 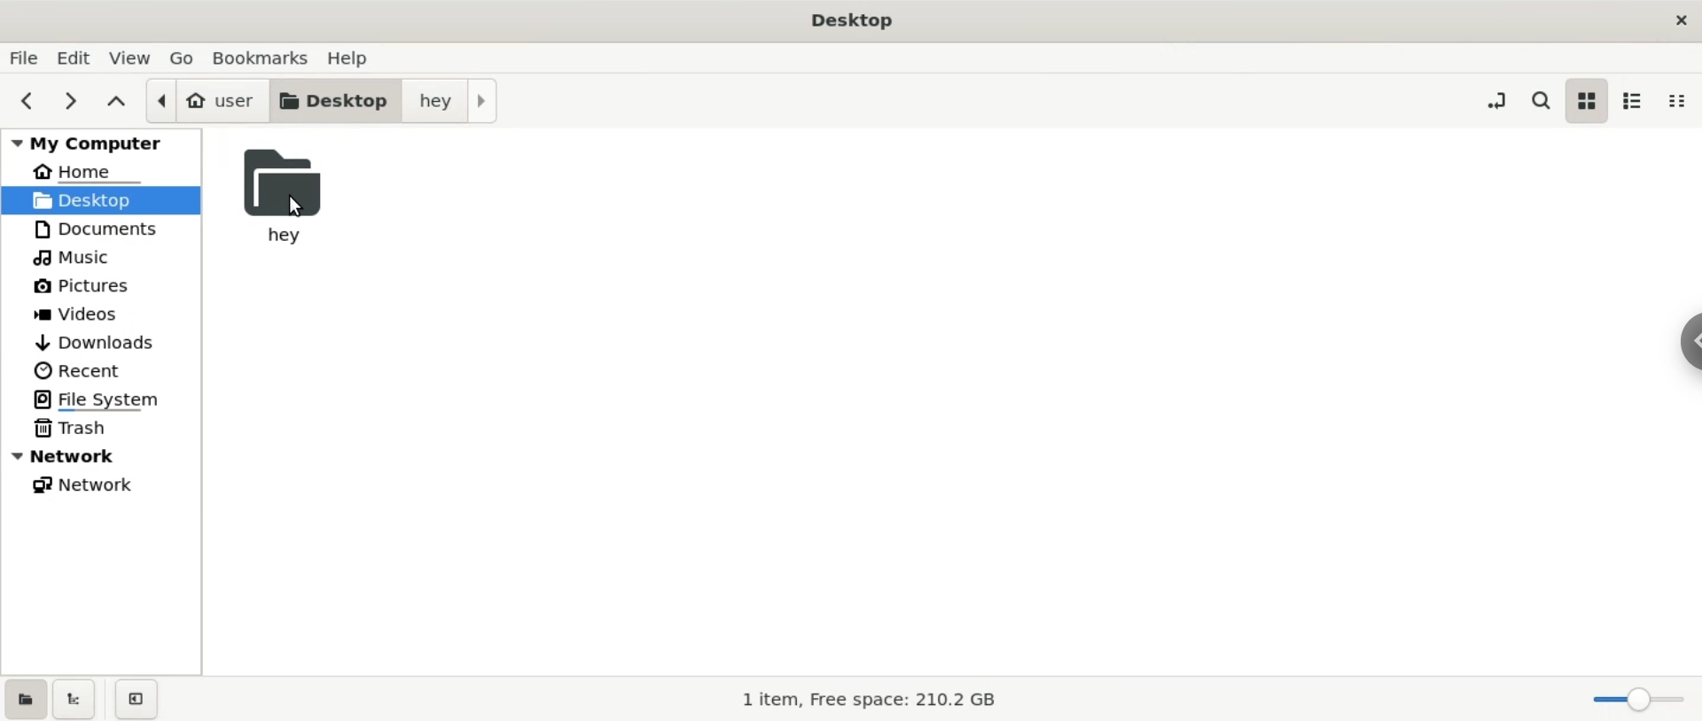 What do you see at coordinates (102, 429) in the screenshot?
I see `trash` at bounding box center [102, 429].